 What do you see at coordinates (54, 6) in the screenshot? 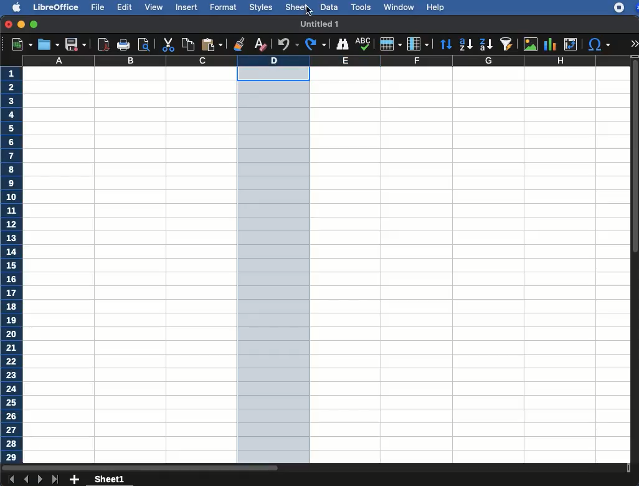
I see `libreoffice` at bounding box center [54, 6].